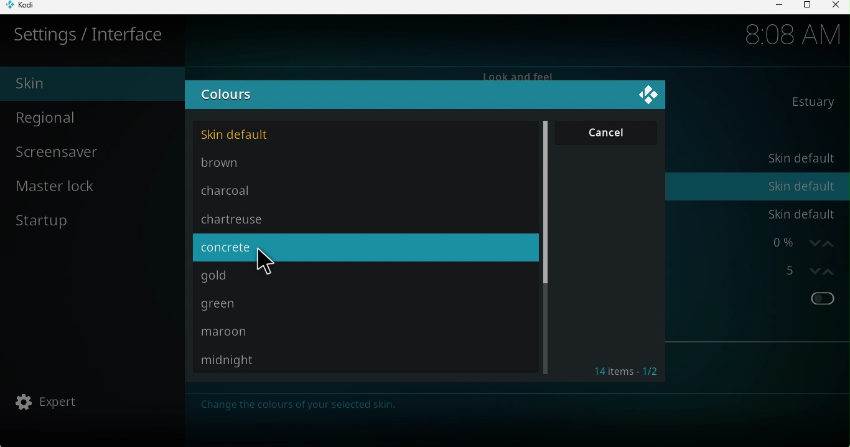 The image size is (850, 447). Describe the element at coordinates (625, 373) in the screenshot. I see `Items` at that location.